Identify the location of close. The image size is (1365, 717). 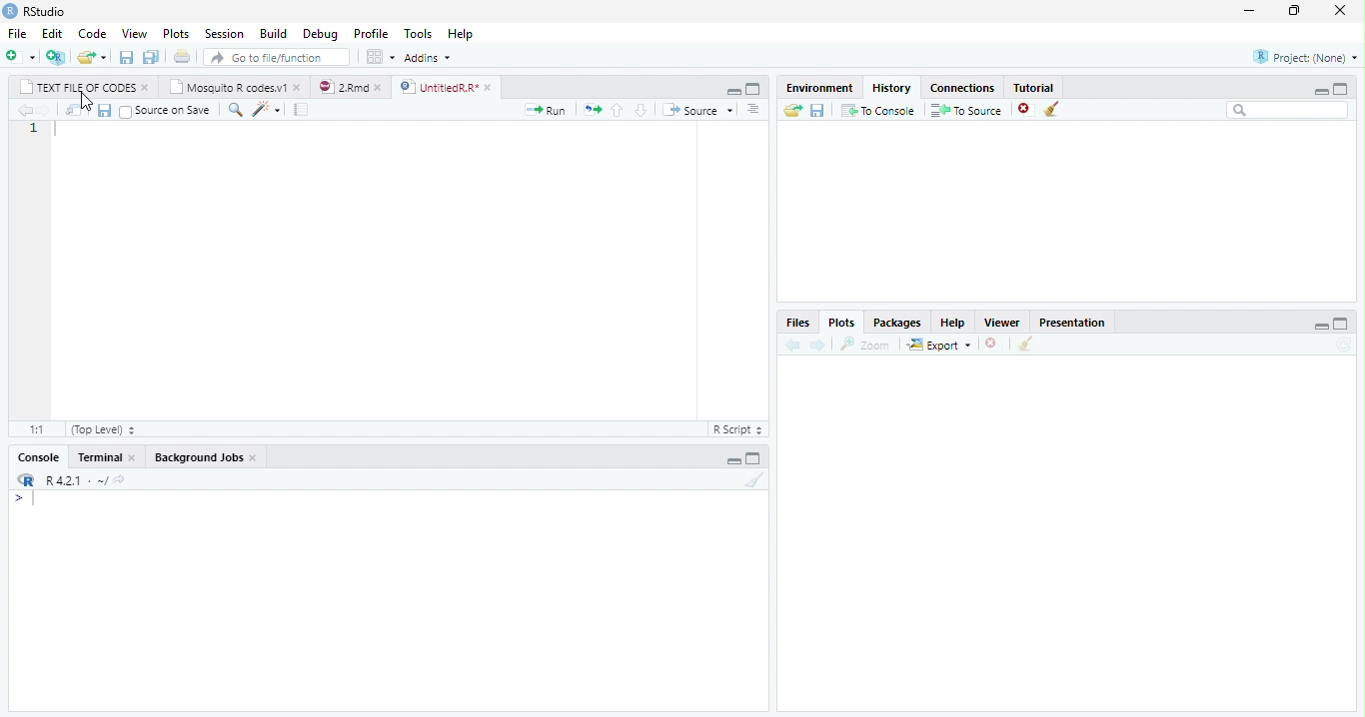
(991, 343).